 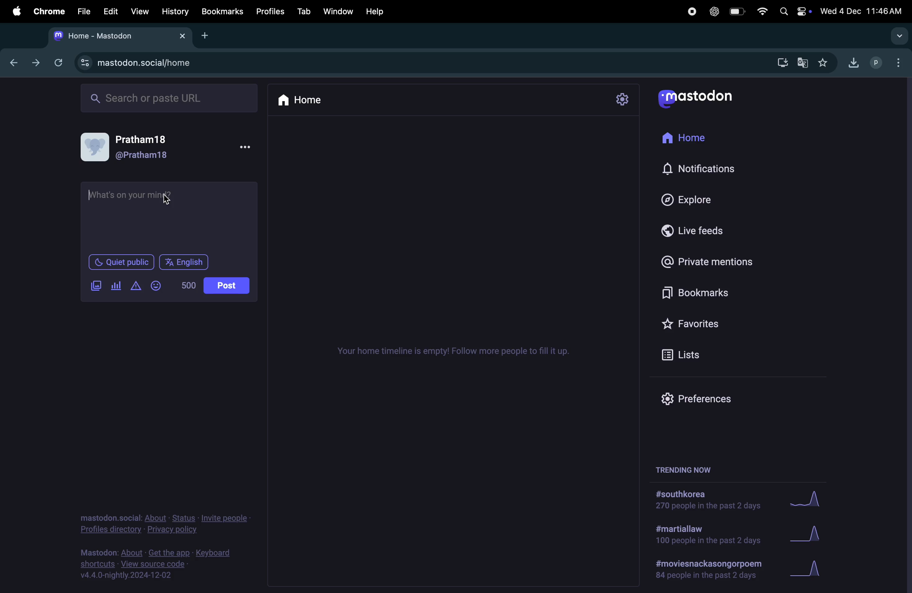 I want to click on Search Url, so click(x=171, y=98).